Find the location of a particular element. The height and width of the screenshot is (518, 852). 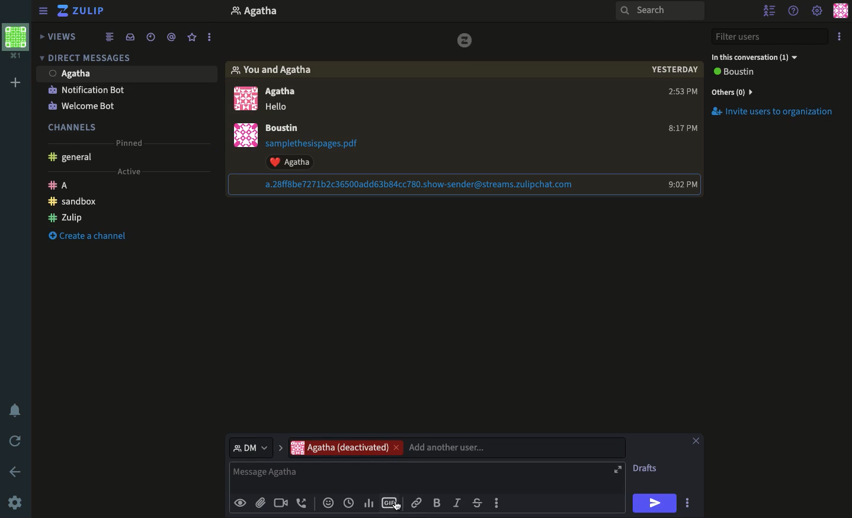

Profile is located at coordinates (243, 97).